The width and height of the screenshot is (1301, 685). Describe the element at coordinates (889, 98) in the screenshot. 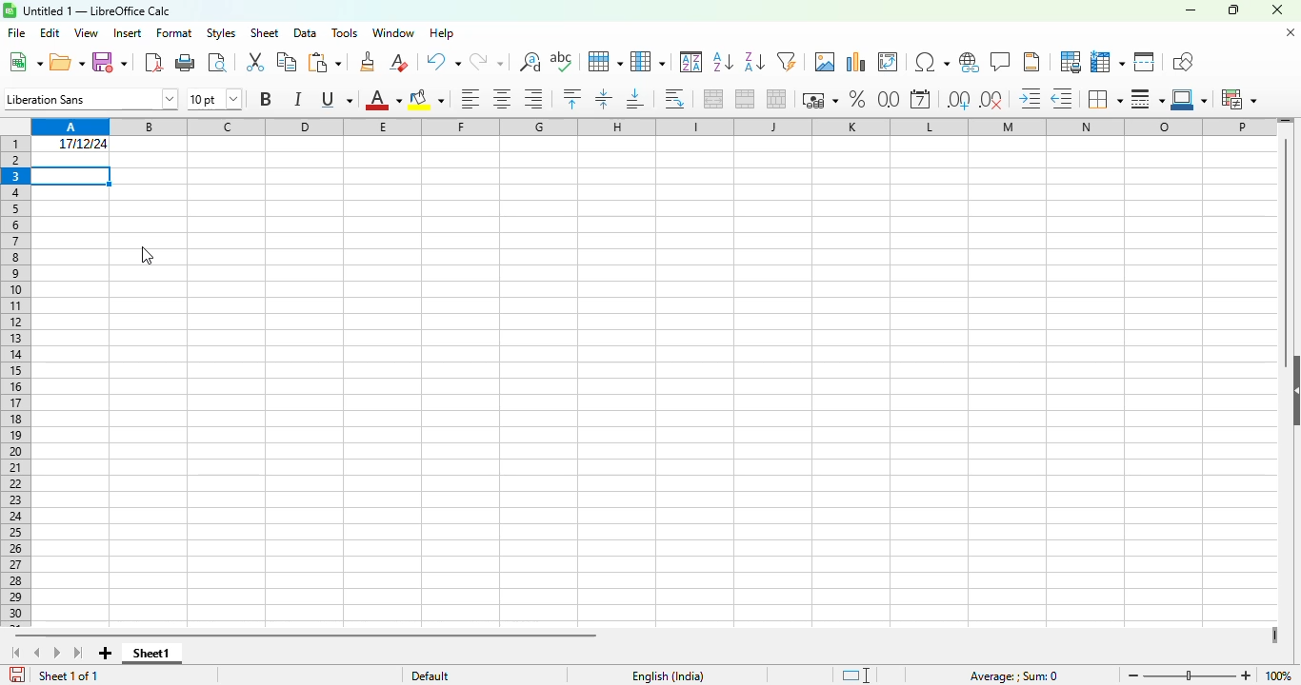

I see `format as number` at that location.